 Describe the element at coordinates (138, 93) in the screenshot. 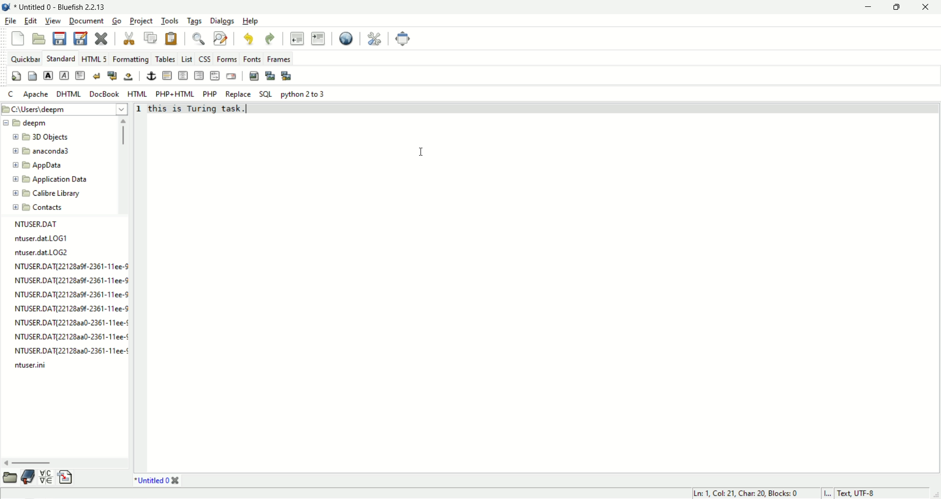

I see `HTML` at that location.